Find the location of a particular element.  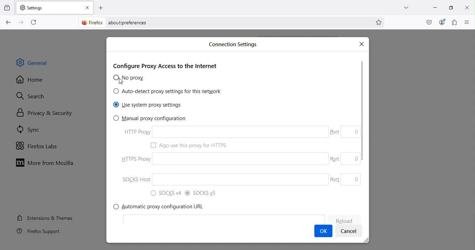

Manual proxy configuration is located at coordinates (149, 119).